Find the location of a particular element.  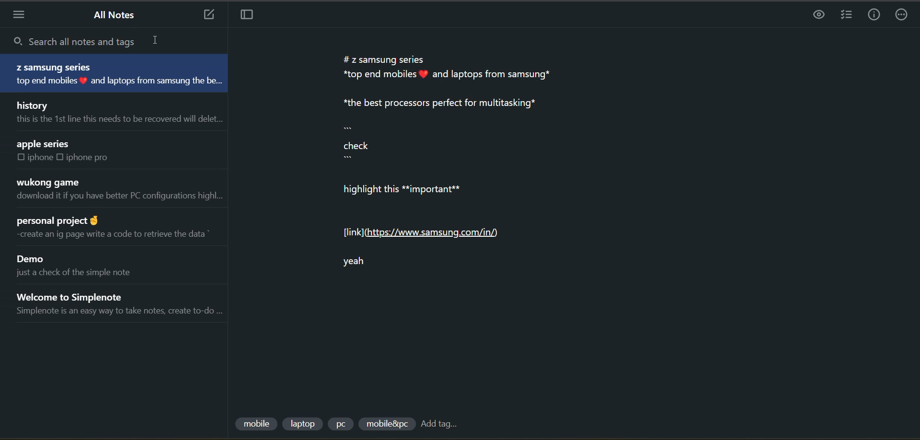

# 7 samsung series

*top end mobiles % and laptops from samsung*
*the best processors perfect for multitasking*
check

highlight this **important** is located at coordinates (458, 129).